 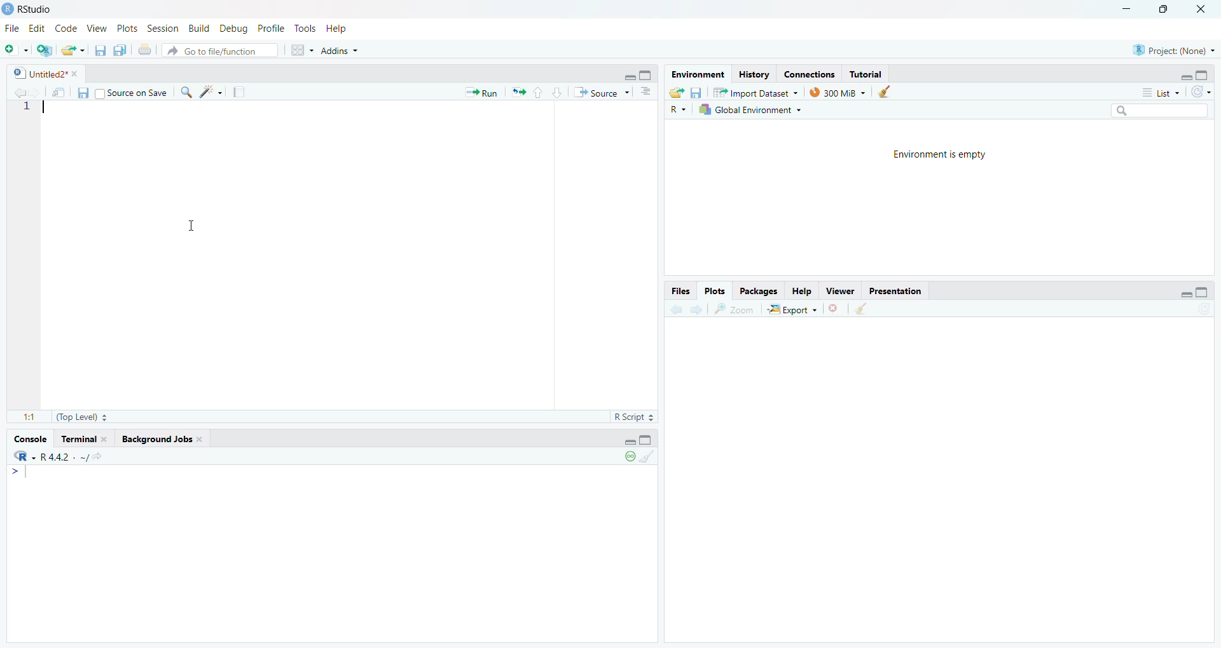 What do you see at coordinates (792, 309) in the screenshot?
I see ` Export +` at bounding box center [792, 309].